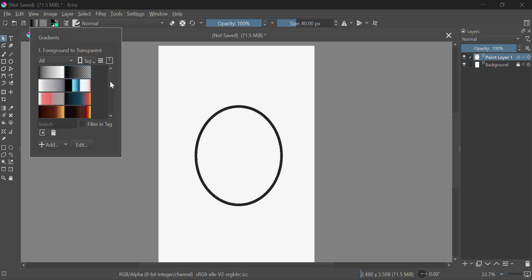 This screenshot has width=532, height=280. I want to click on Eyedropper, so click(13, 108).